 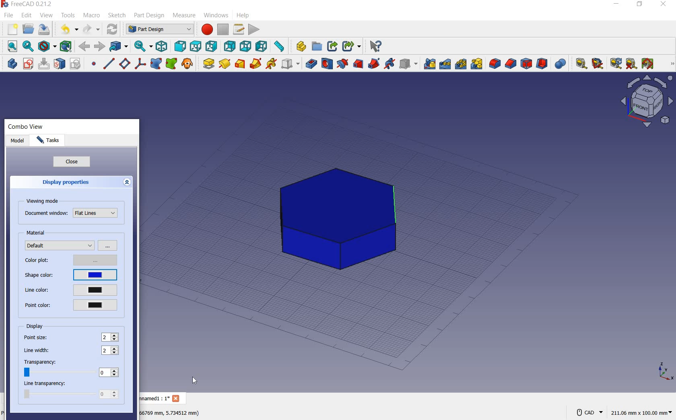 What do you see at coordinates (69, 16) in the screenshot?
I see `tools` at bounding box center [69, 16].